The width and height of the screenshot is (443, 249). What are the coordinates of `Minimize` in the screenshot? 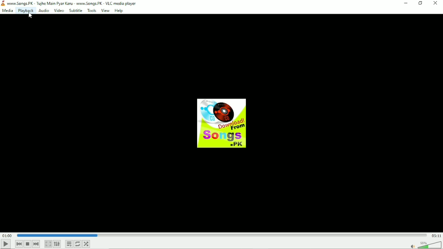 It's located at (406, 3).